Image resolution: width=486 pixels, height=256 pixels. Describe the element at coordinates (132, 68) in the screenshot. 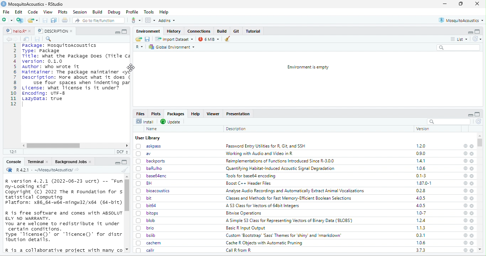

I see `cursor` at that location.